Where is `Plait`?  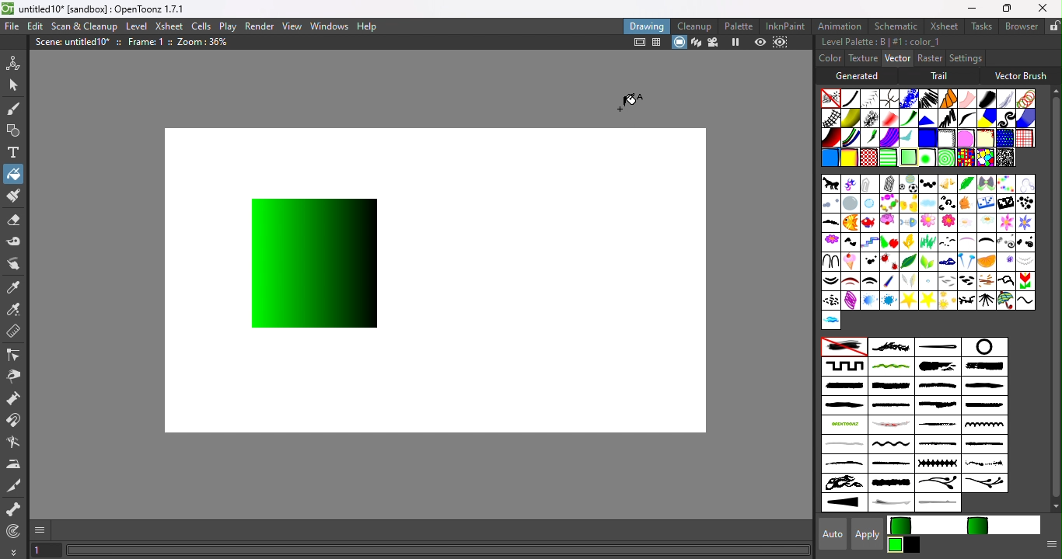 Plait is located at coordinates (851, 138).